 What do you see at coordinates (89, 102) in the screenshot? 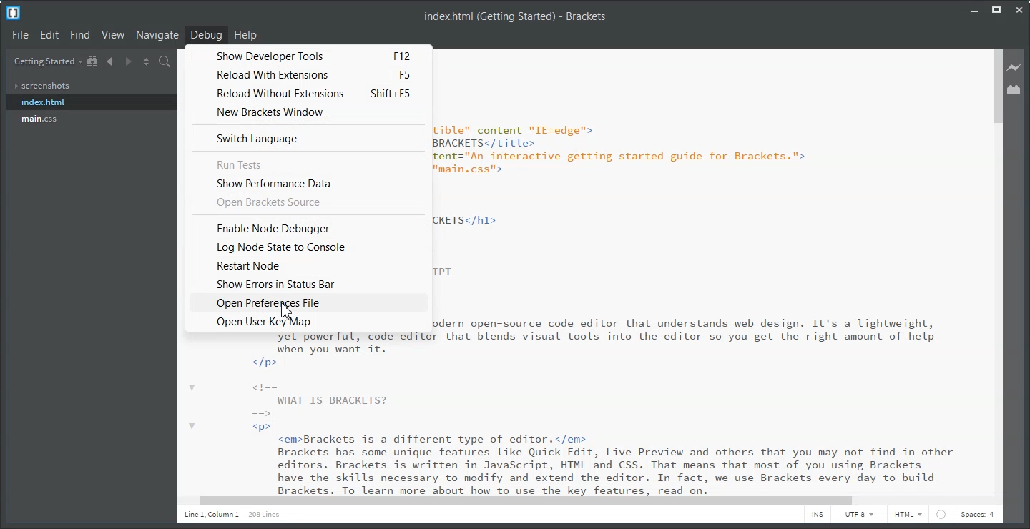
I see `index.html` at bounding box center [89, 102].